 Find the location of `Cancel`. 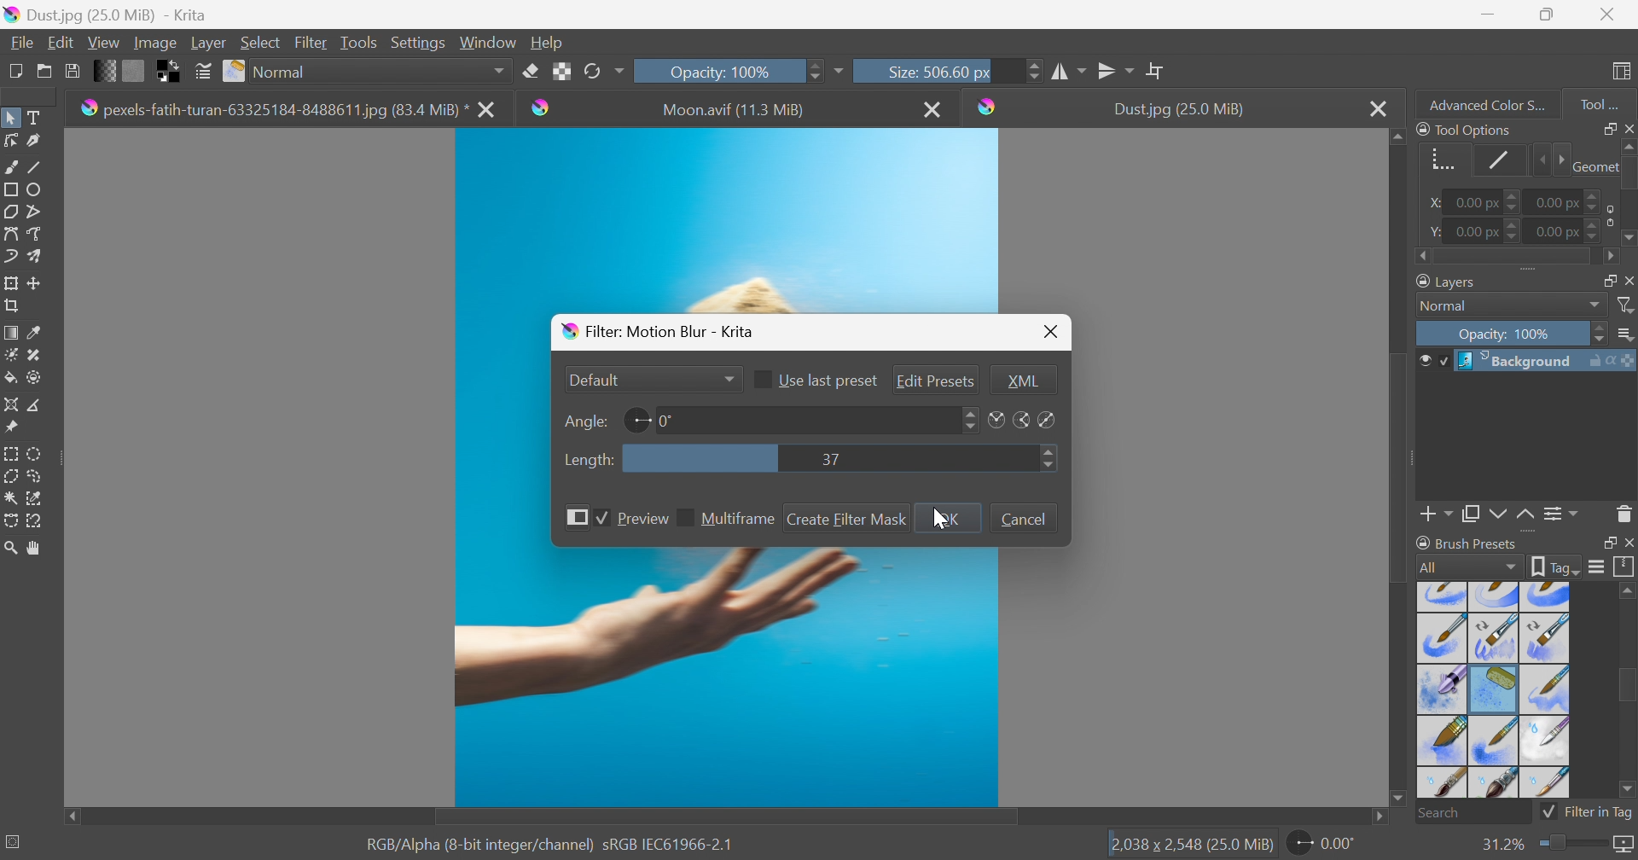

Cancel is located at coordinates (1023, 518).